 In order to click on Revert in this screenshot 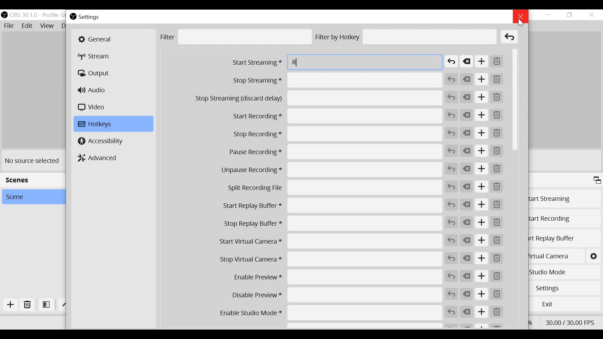, I will do `click(452, 115)`.